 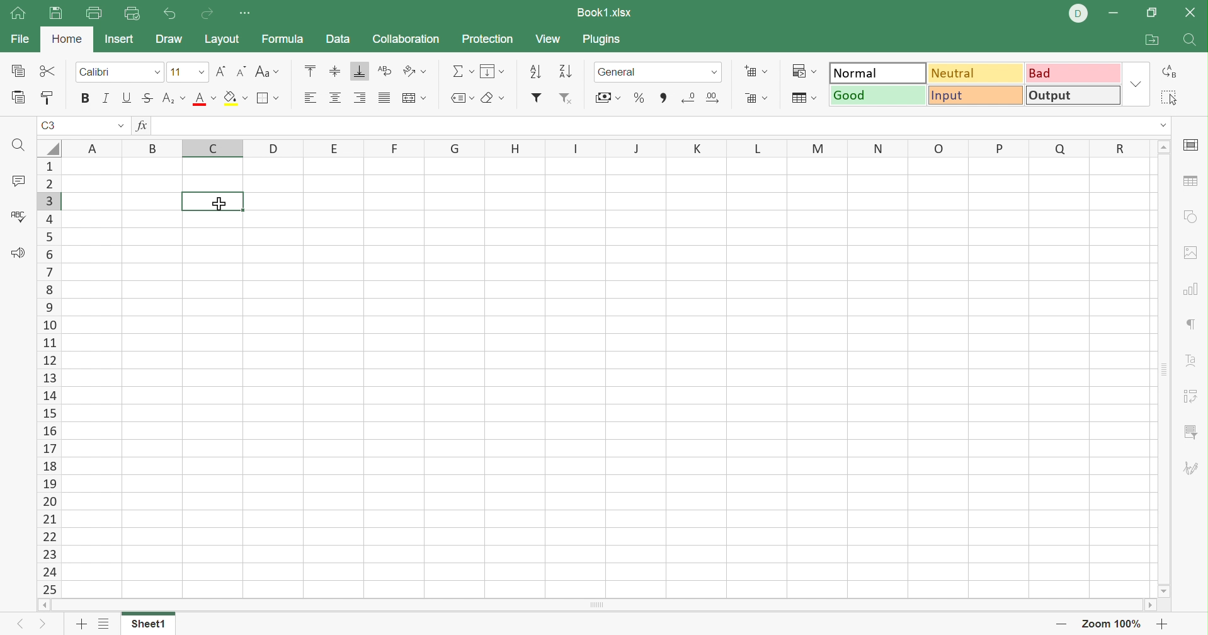 What do you see at coordinates (551, 39) in the screenshot?
I see `View` at bounding box center [551, 39].